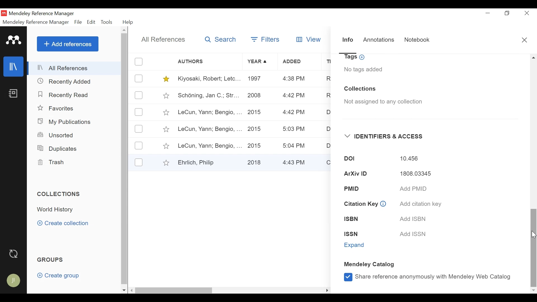  I want to click on Search, so click(220, 40).